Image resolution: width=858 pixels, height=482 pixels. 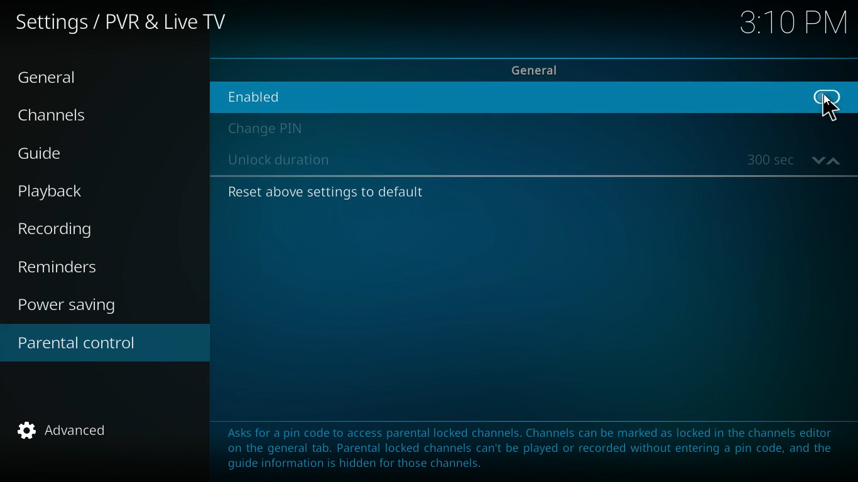 What do you see at coordinates (124, 24) in the screenshot?
I see `settings` at bounding box center [124, 24].